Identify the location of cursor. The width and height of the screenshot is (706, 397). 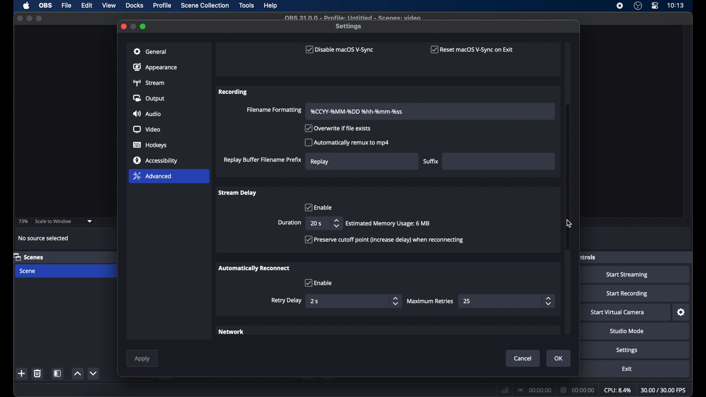
(570, 223).